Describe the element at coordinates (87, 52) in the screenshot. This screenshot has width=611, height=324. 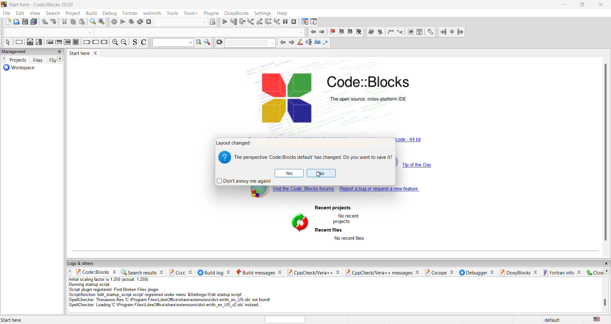
I see `start here window` at that location.